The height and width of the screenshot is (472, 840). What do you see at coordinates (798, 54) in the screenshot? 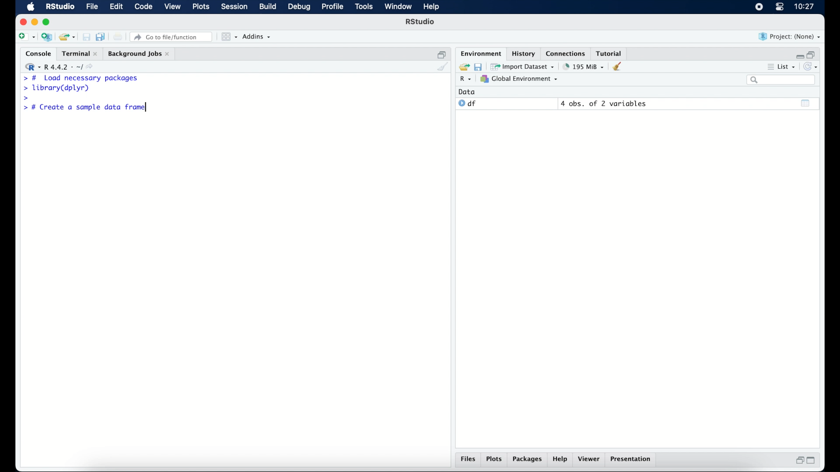
I see `minimize` at bounding box center [798, 54].